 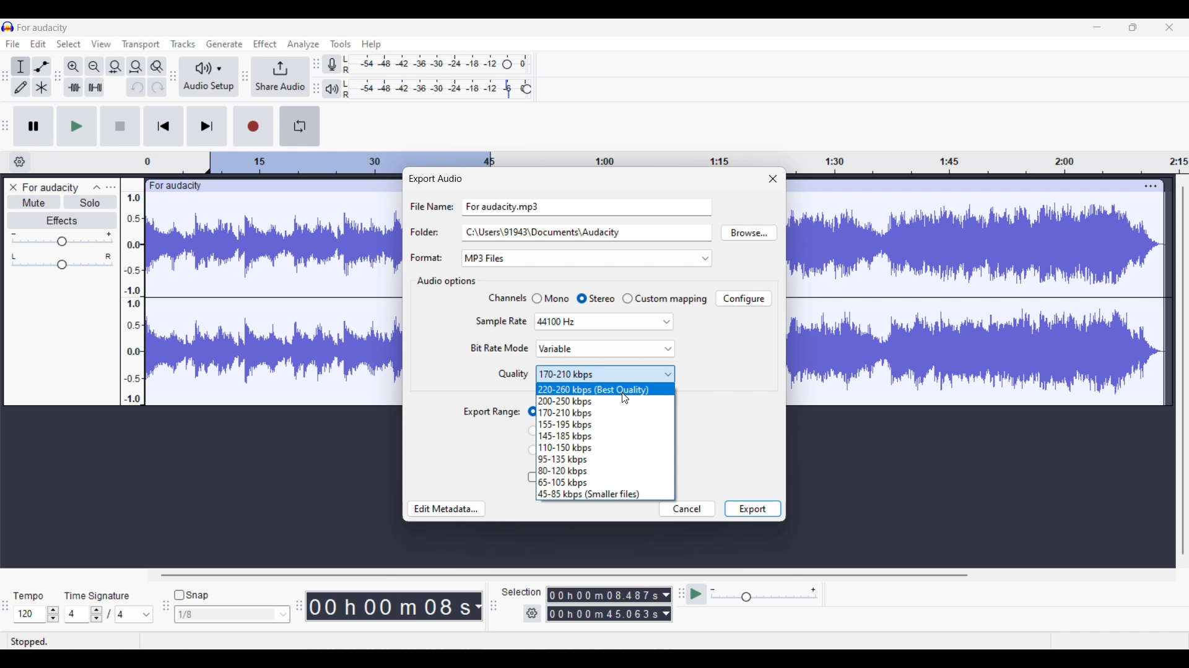 I want to click on Fit selection to width, so click(x=115, y=67).